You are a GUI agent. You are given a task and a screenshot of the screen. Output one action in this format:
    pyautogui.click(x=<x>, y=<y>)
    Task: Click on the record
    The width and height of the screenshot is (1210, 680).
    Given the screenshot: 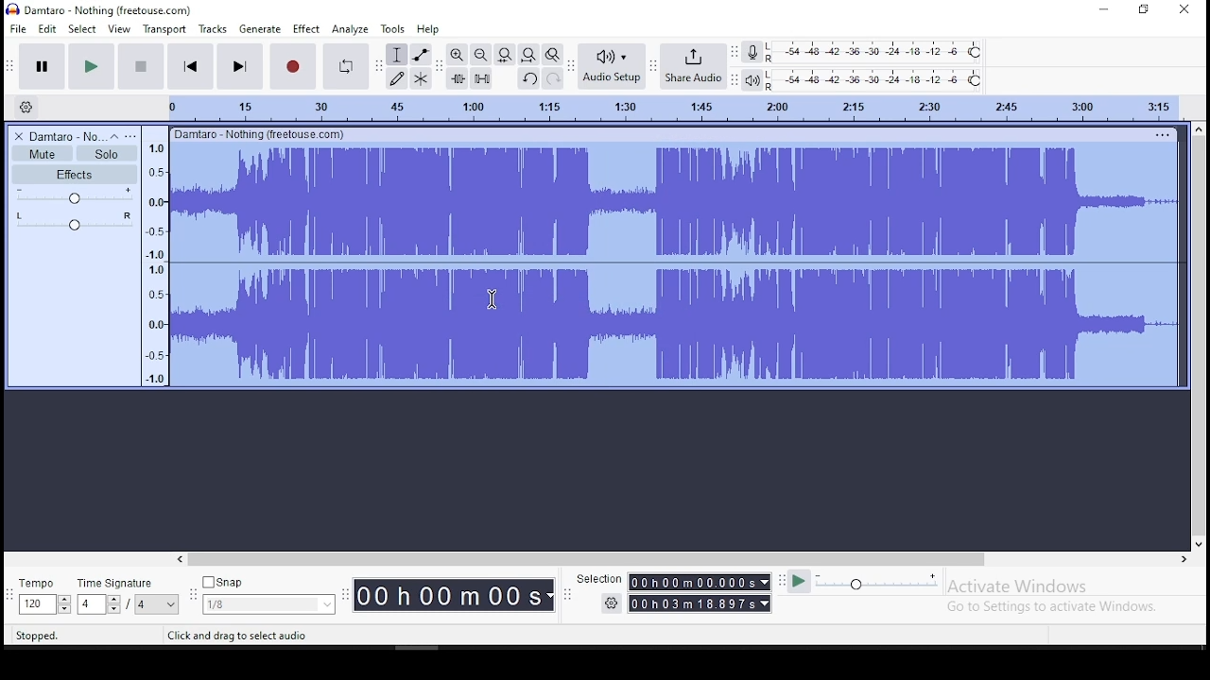 What is the action you would take?
    pyautogui.click(x=292, y=65)
    